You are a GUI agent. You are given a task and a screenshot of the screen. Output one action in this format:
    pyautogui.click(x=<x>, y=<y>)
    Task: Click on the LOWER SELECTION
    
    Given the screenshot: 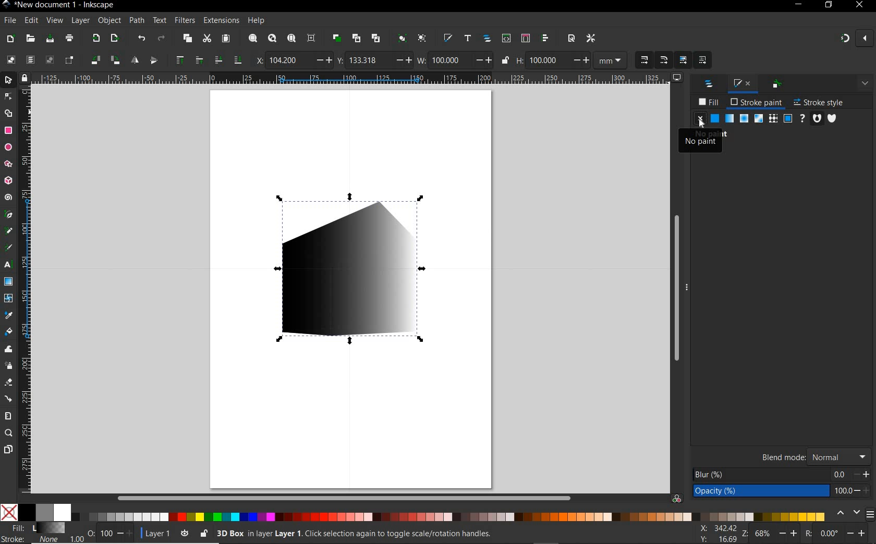 What is the action you would take?
    pyautogui.click(x=217, y=59)
    